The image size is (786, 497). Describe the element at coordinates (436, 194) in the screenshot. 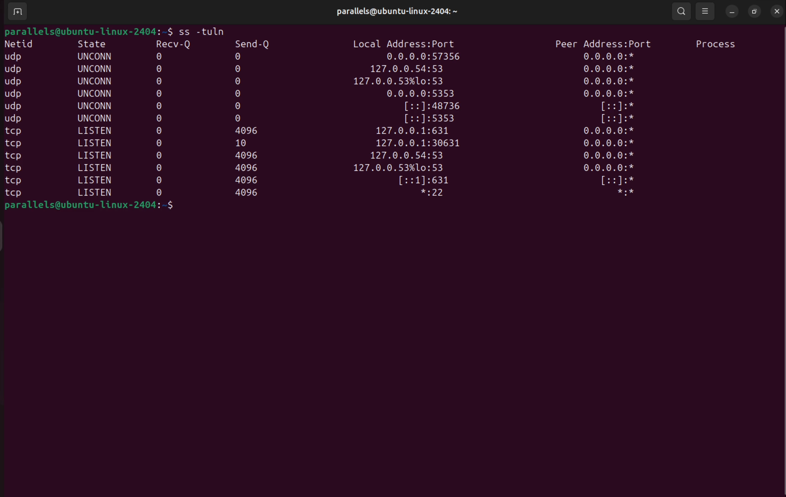

I see `*22` at that location.